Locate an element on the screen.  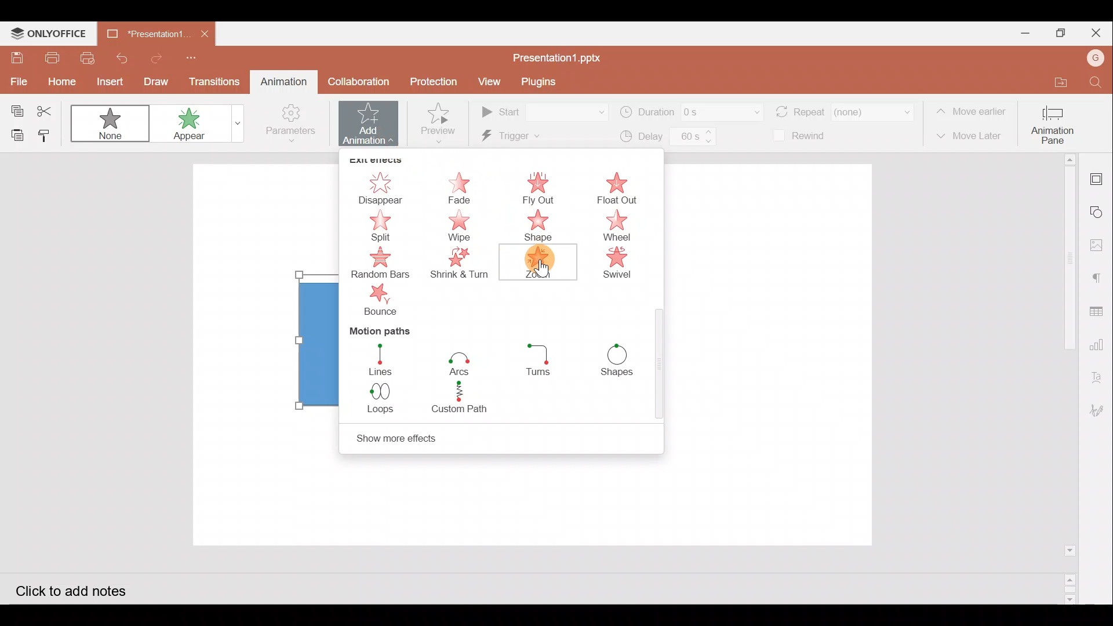
Quick print is located at coordinates (88, 57).